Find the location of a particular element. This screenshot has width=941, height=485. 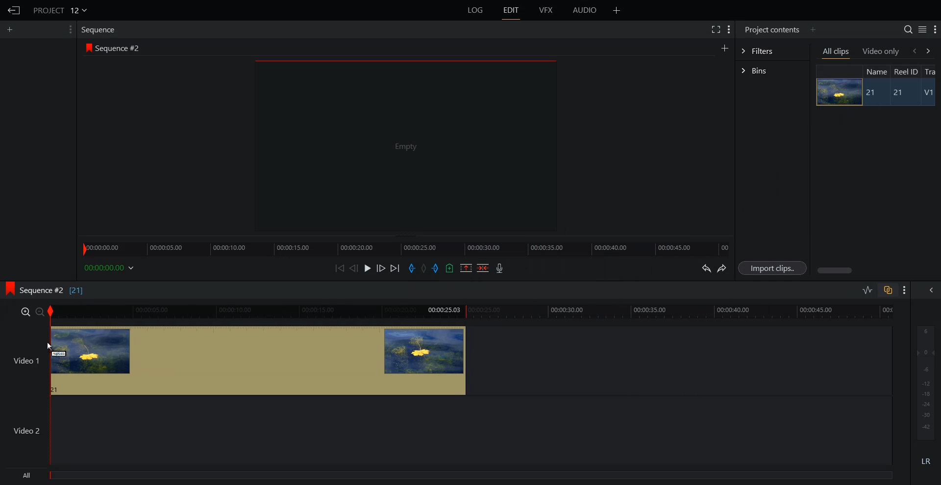

Show setting menu is located at coordinates (69, 29).